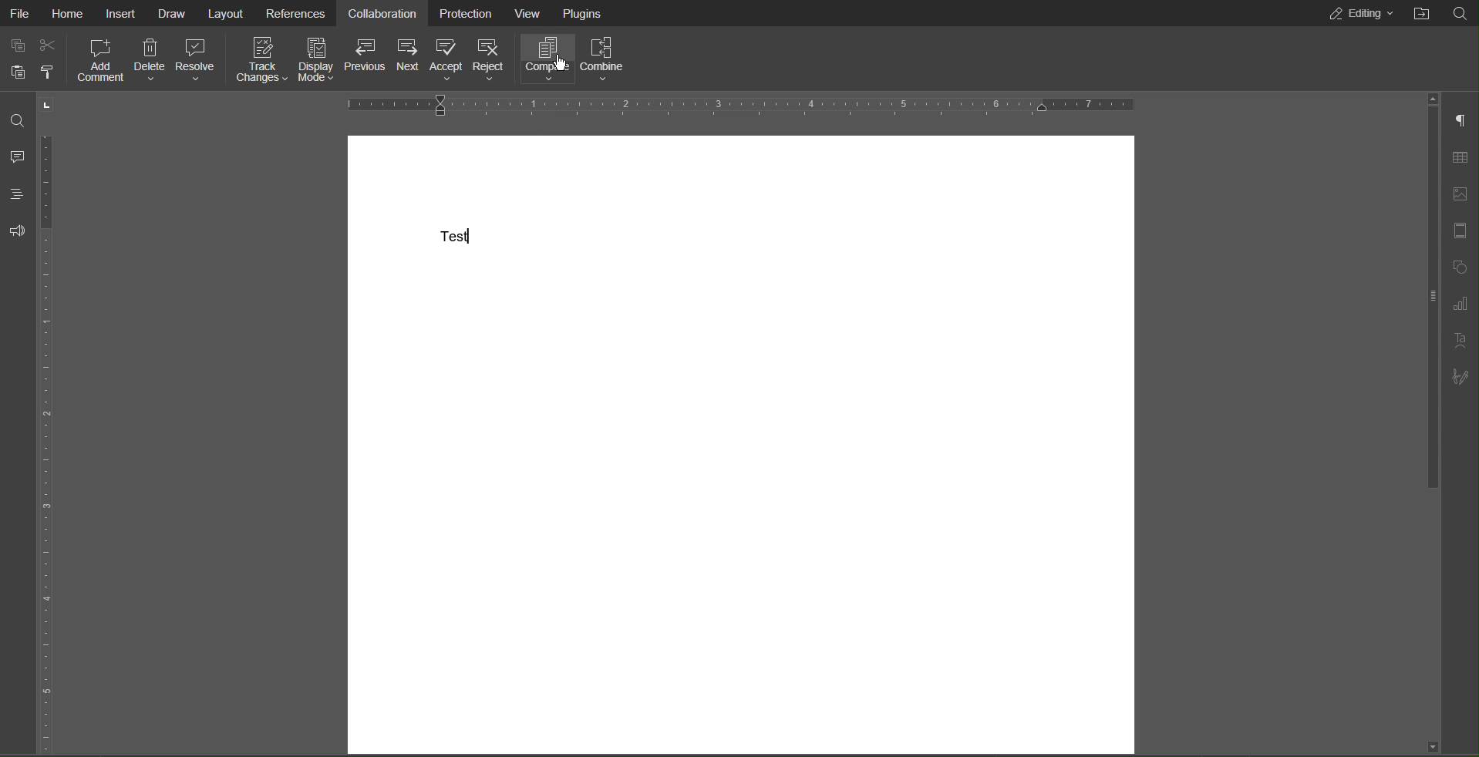 This screenshot has height=757, width=1479. Describe the element at coordinates (1460, 339) in the screenshot. I see `Text Art` at that location.